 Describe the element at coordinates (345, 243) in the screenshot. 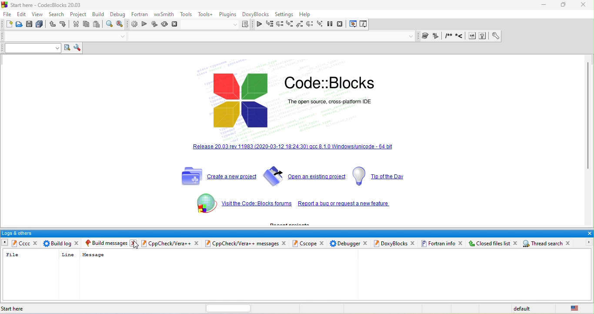

I see `debugger` at that location.